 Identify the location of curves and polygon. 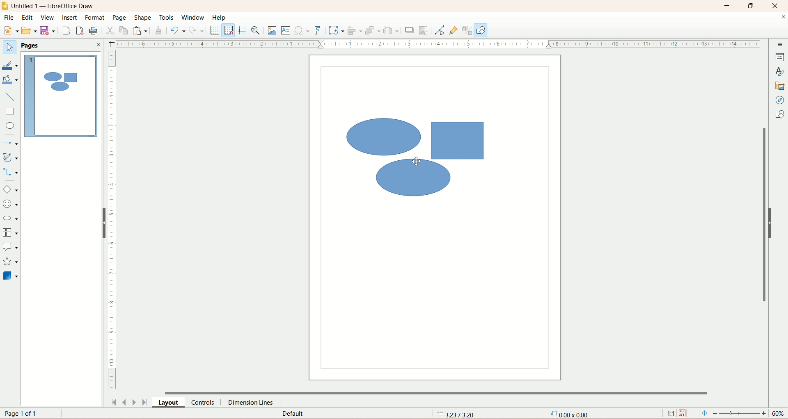
(10, 157).